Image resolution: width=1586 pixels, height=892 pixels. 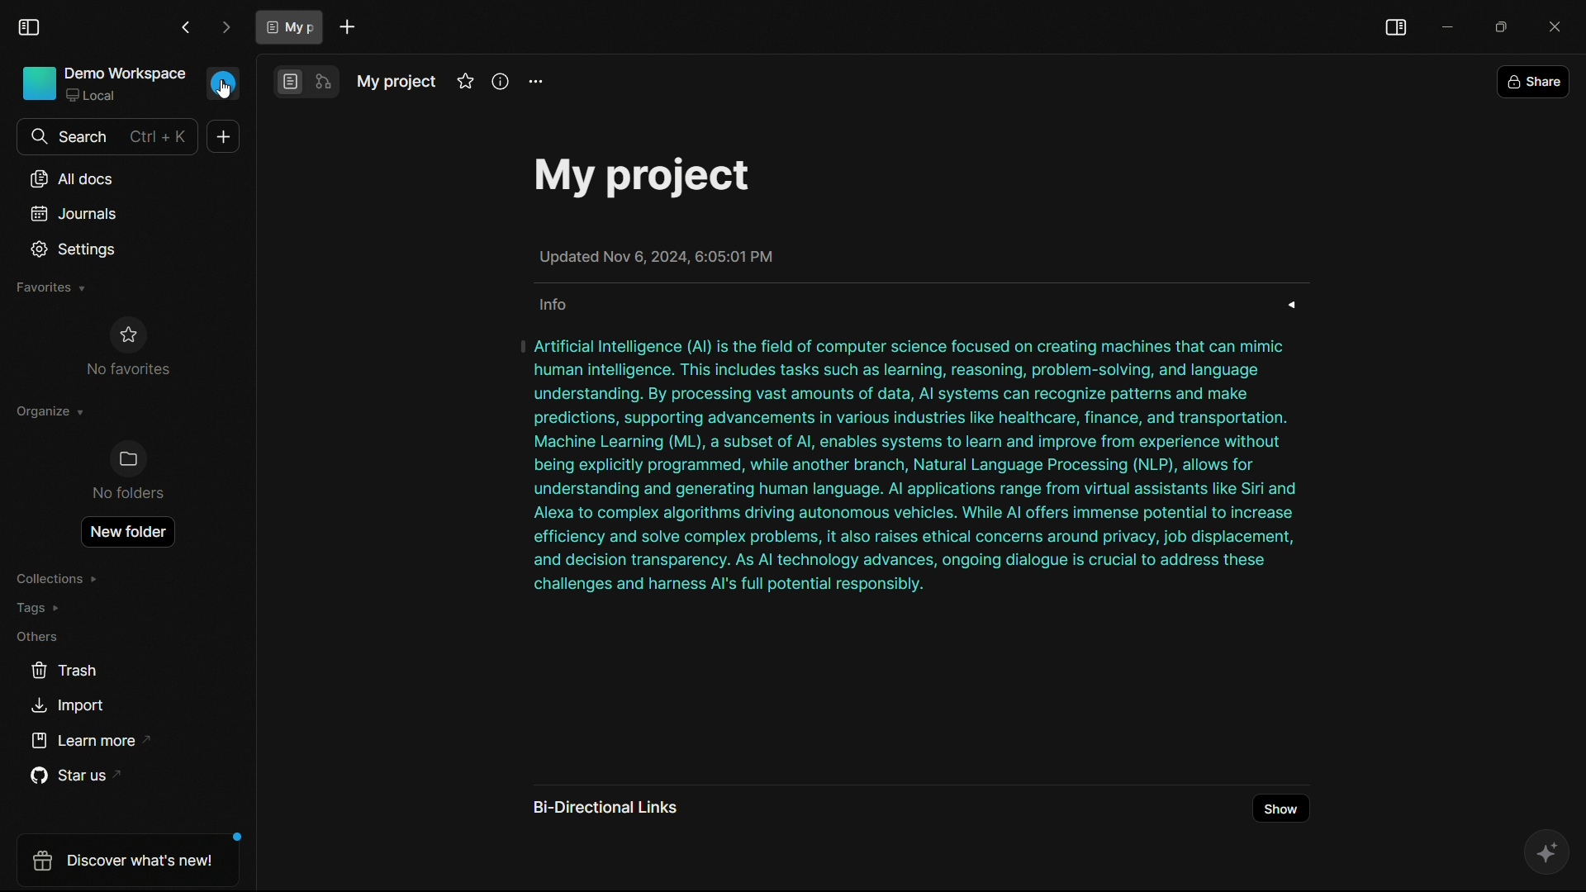 I want to click on info, so click(x=501, y=81).